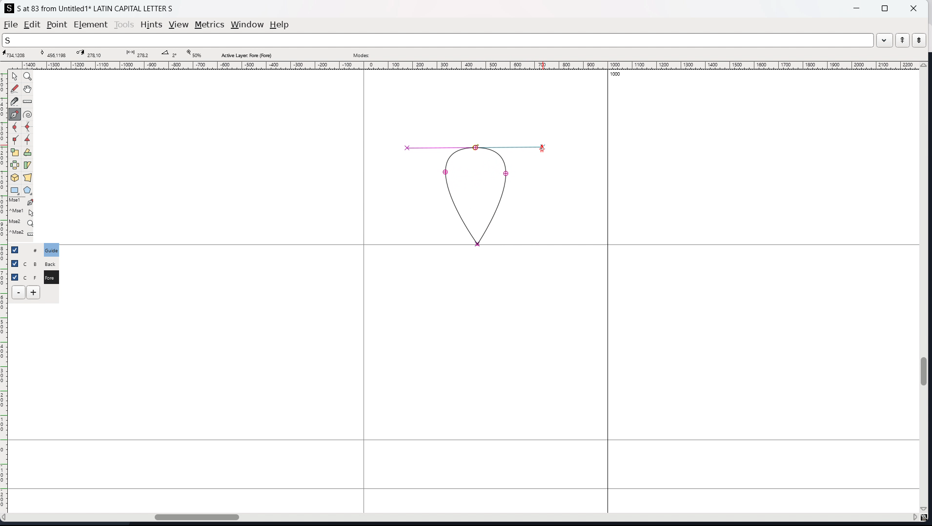 Image resolution: width=932 pixels, height=526 pixels. I want to click on magnify, so click(28, 77).